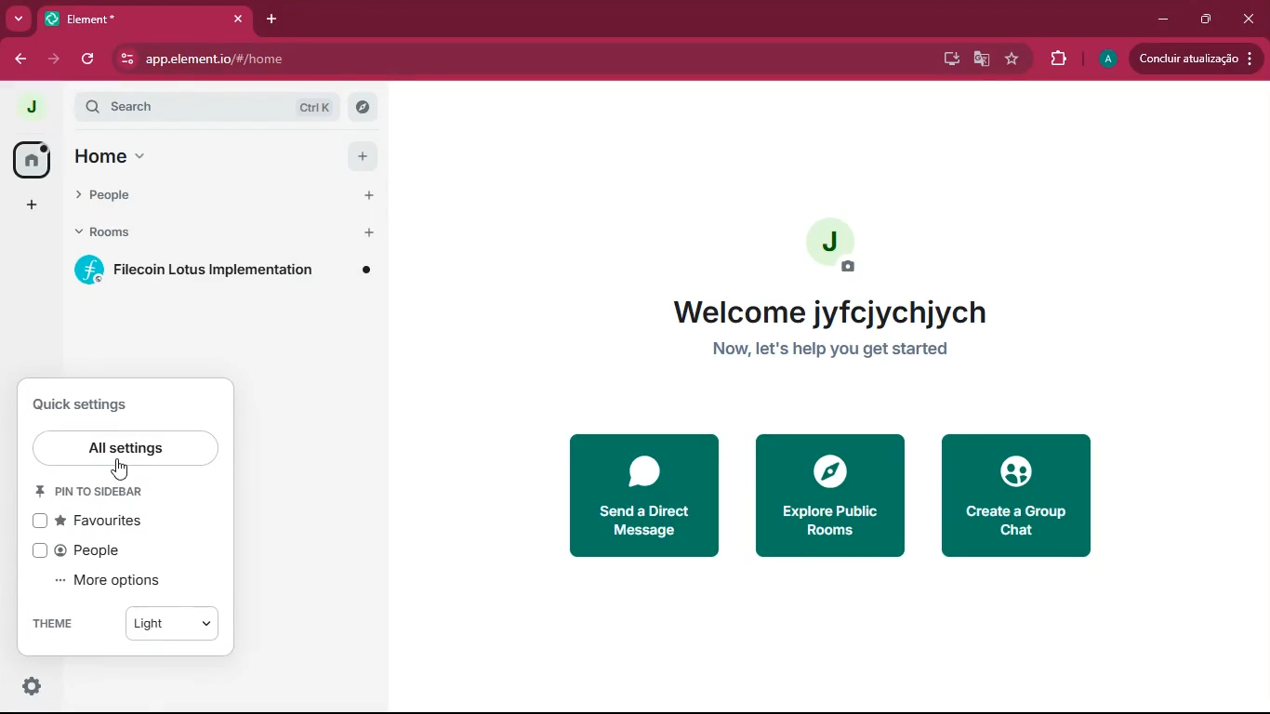 The width and height of the screenshot is (1270, 714). I want to click on rooms, so click(205, 233).